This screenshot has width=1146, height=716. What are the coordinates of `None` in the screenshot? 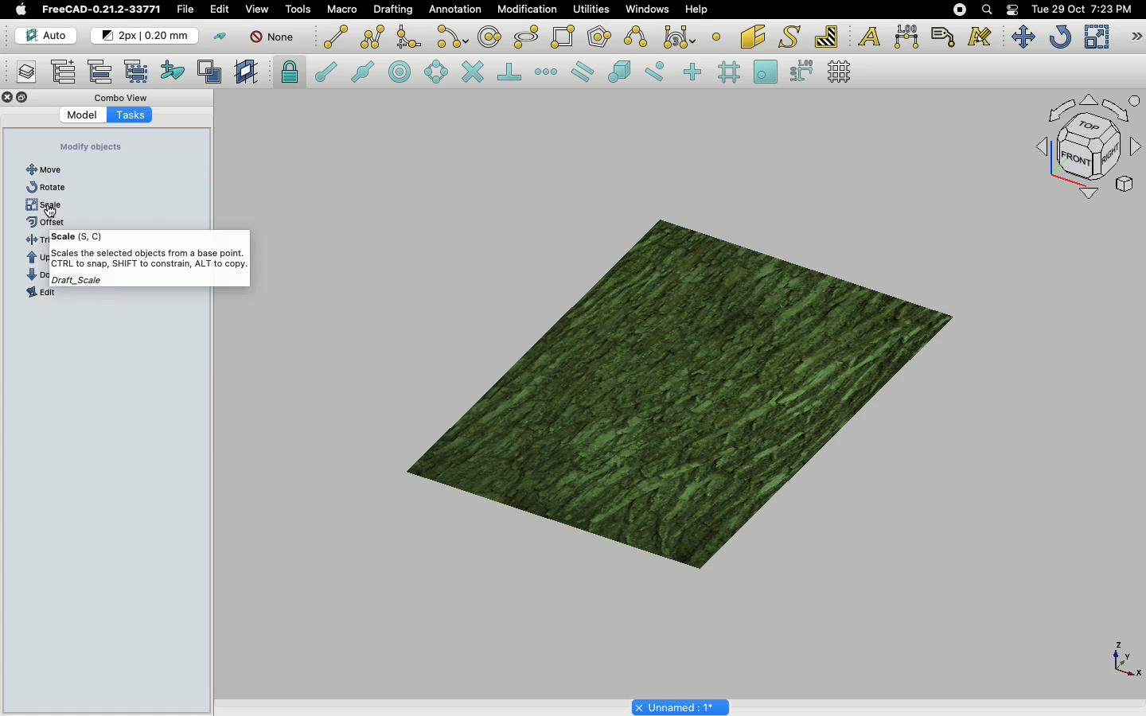 It's located at (271, 38).